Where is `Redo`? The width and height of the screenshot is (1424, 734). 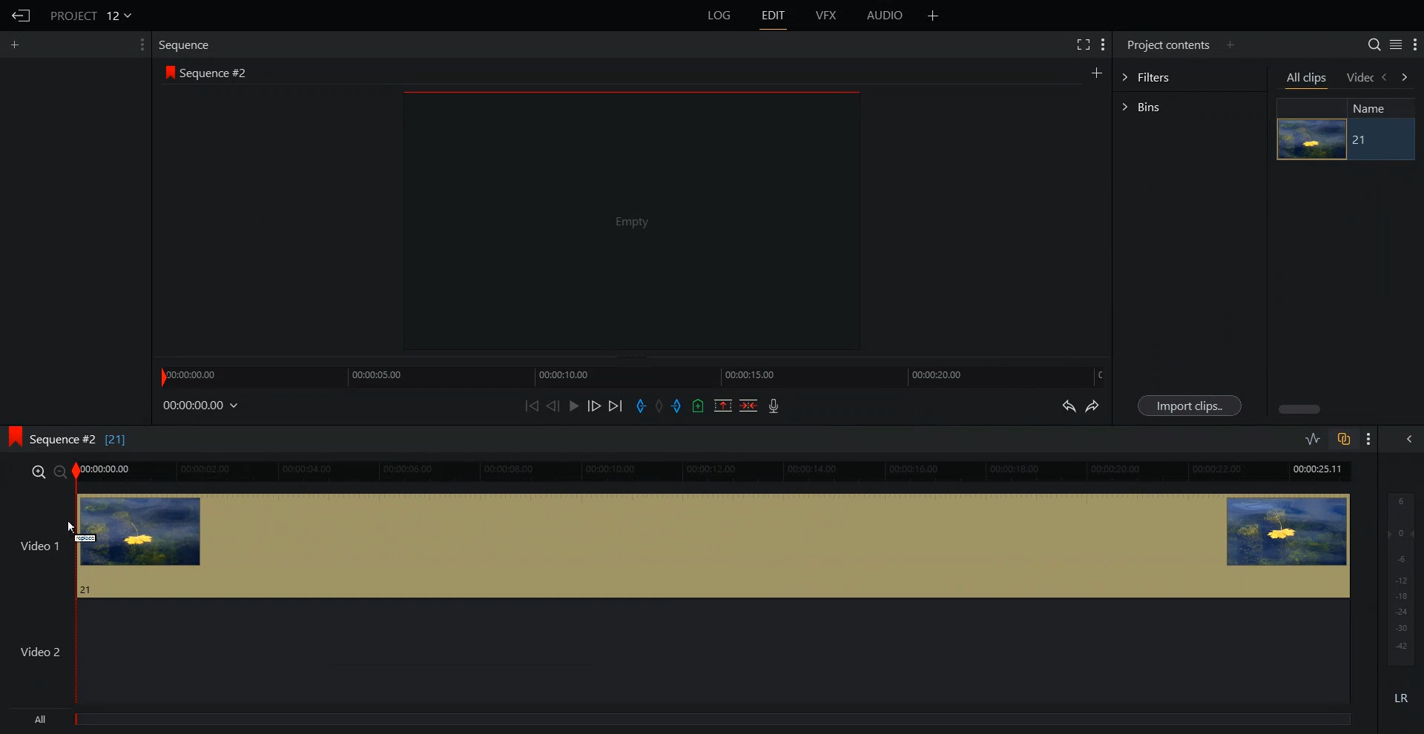 Redo is located at coordinates (1092, 406).